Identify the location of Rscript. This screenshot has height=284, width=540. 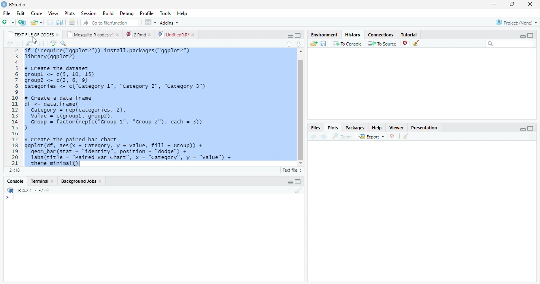
(292, 170).